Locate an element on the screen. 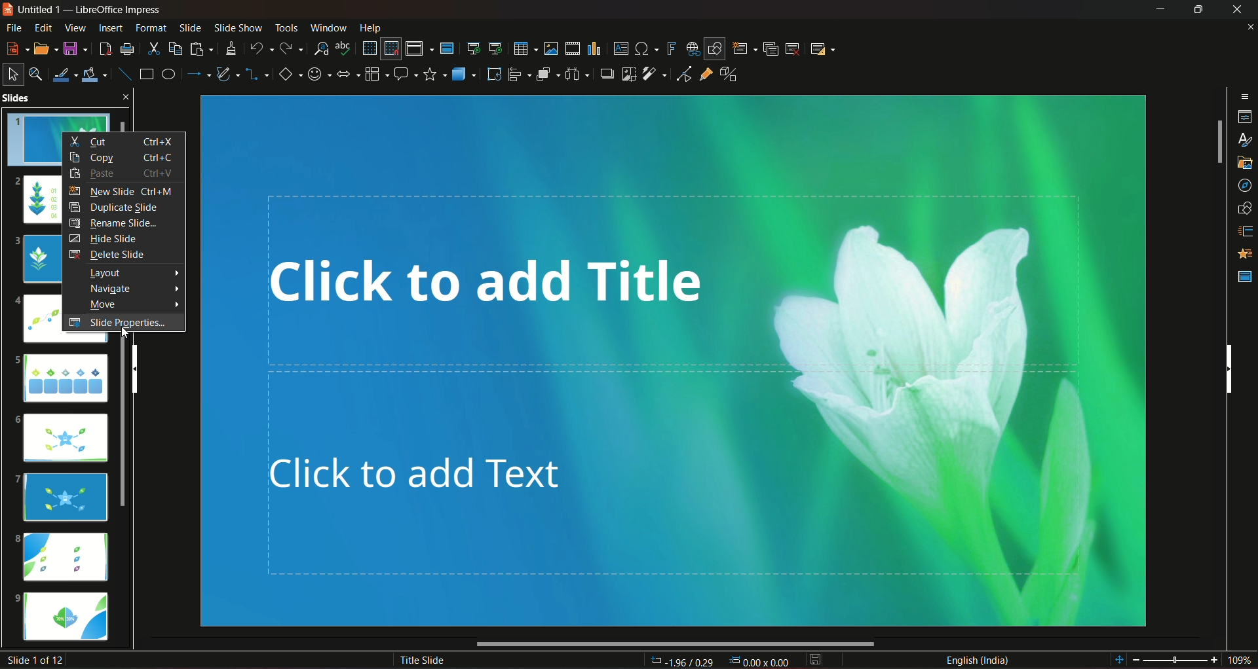  slideshow is located at coordinates (237, 27).